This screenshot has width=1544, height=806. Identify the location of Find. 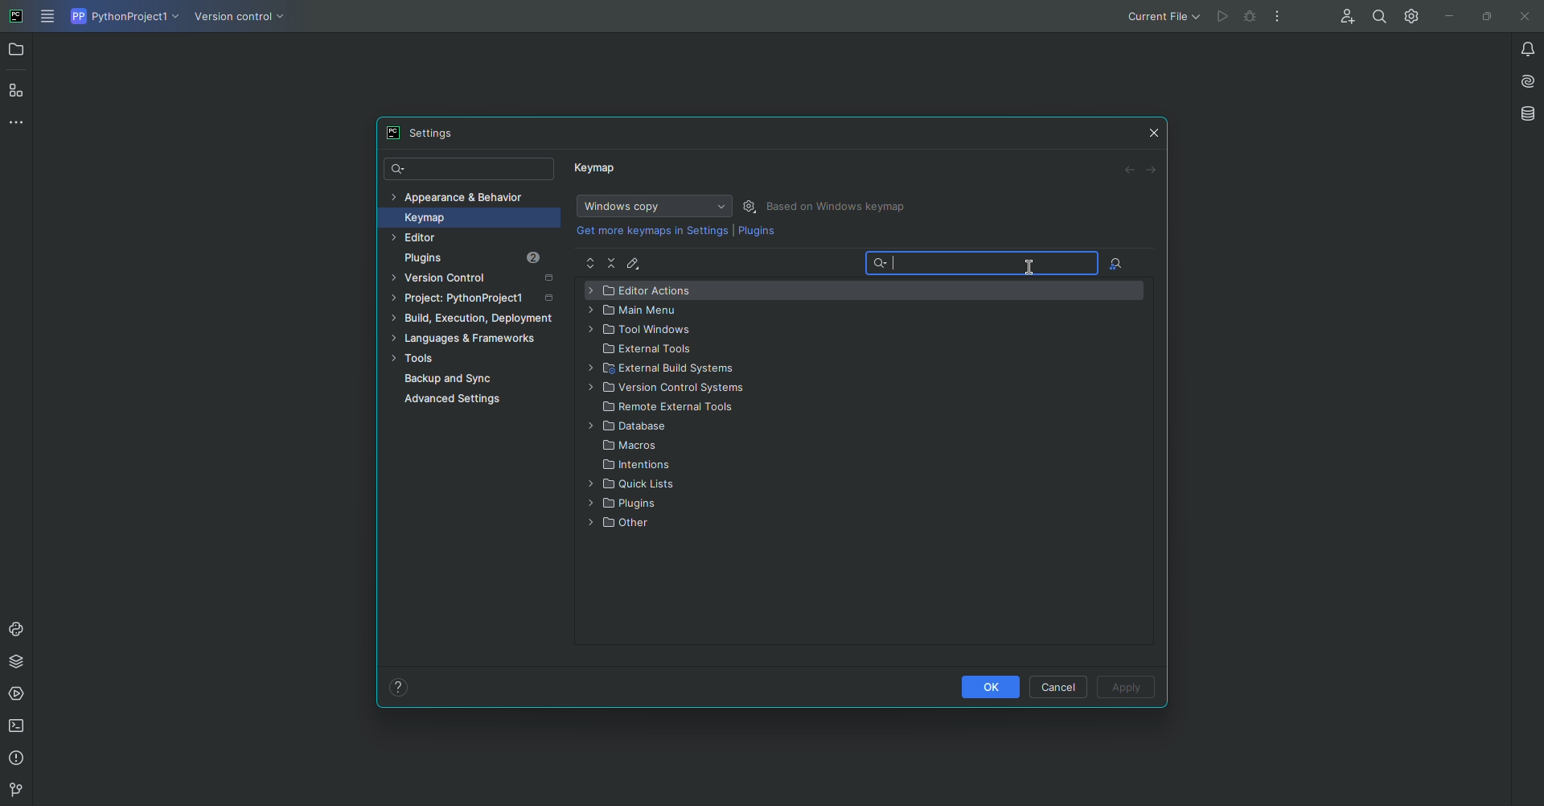
(1379, 16).